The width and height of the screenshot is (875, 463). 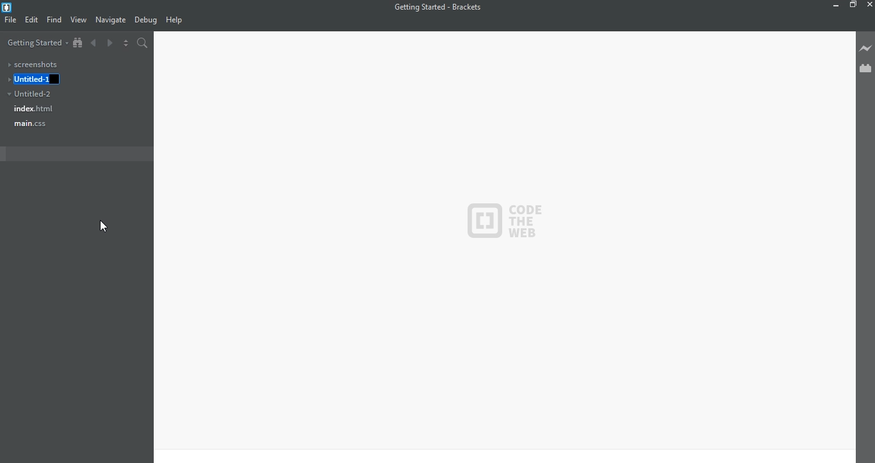 I want to click on index.html, so click(x=37, y=109).